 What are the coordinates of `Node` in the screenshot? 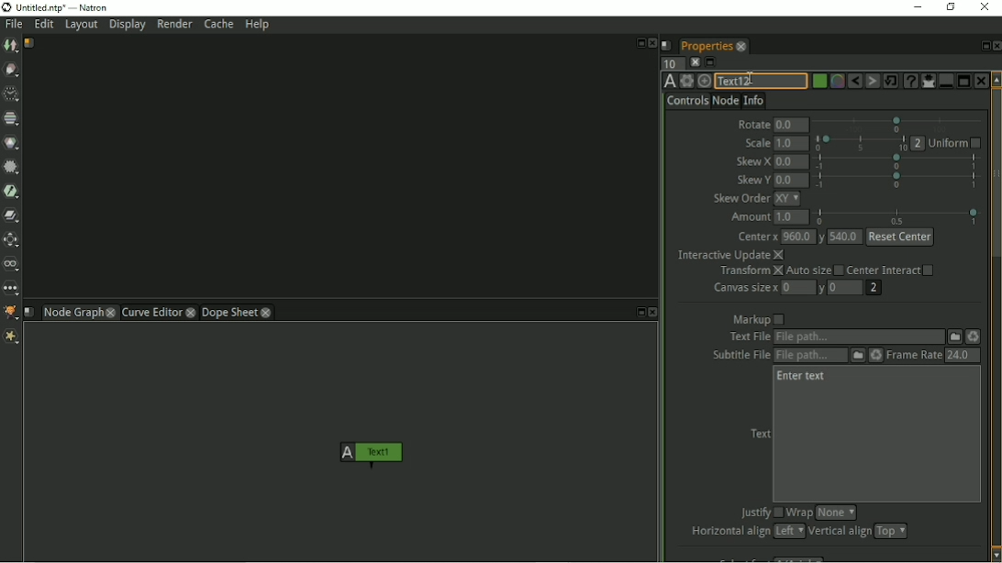 It's located at (725, 100).